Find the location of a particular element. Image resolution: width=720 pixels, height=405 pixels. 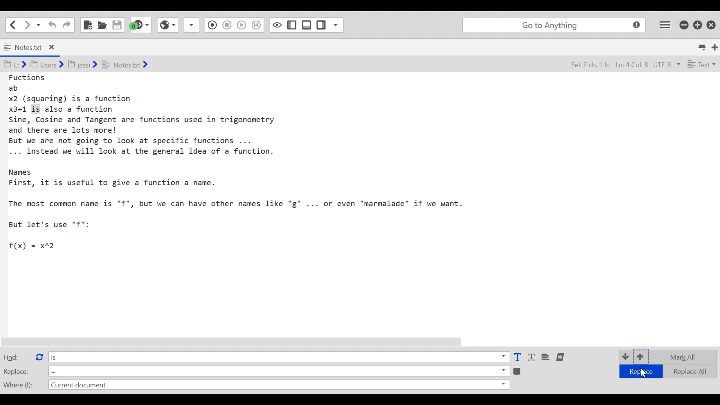

Match whole case is located at coordinates (532, 357).